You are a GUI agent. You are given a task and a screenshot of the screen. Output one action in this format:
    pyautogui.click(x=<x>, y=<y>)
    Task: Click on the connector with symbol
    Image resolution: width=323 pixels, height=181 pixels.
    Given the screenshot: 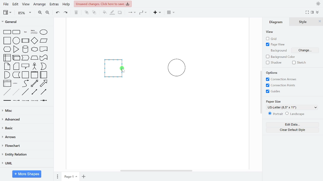 What is the action you would take?
    pyautogui.click(x=44, y=100)
    